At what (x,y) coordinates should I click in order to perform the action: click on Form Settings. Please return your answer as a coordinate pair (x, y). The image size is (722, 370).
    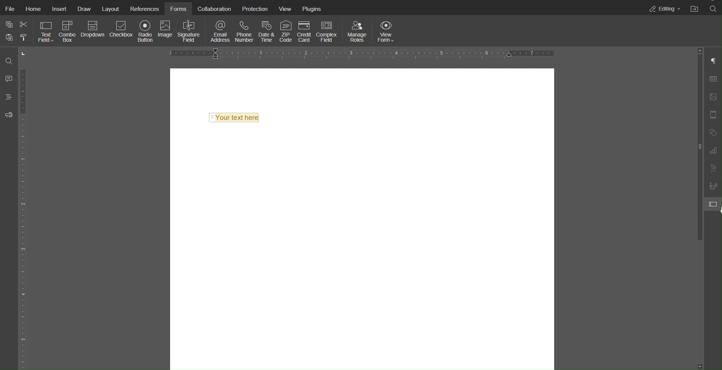
    Looking at the image, I should click on (713, 206).